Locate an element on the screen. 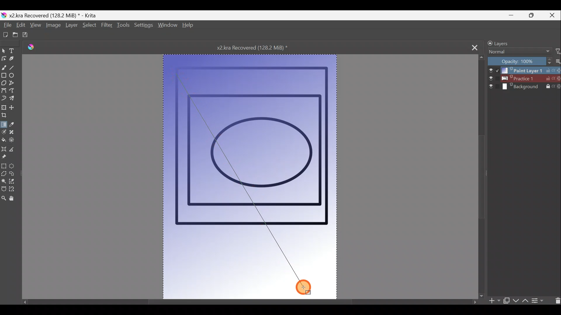  Create new document is located at coordinates (4, 35).